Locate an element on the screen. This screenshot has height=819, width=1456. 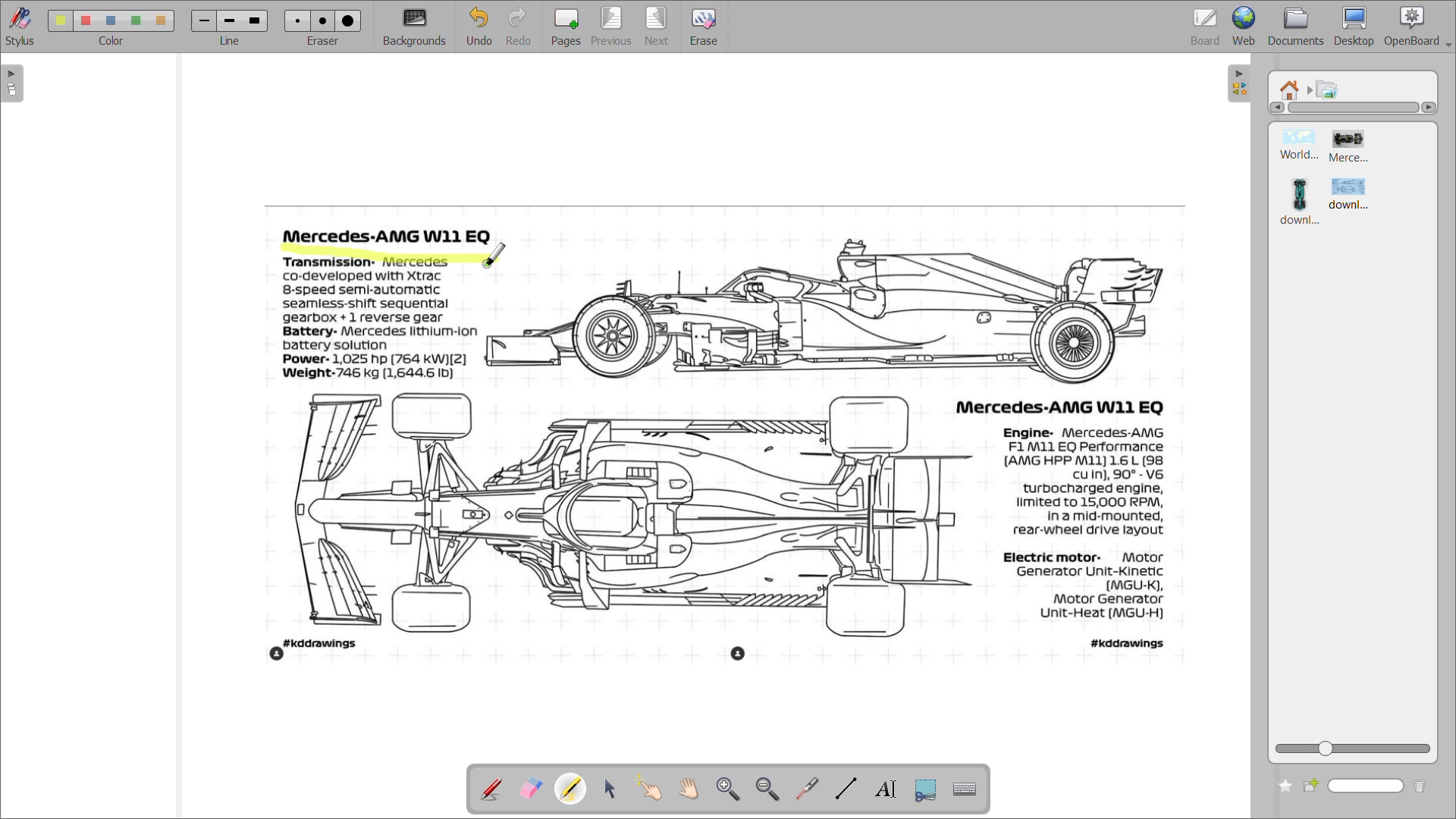
color  is located at coordinates (110, 42).